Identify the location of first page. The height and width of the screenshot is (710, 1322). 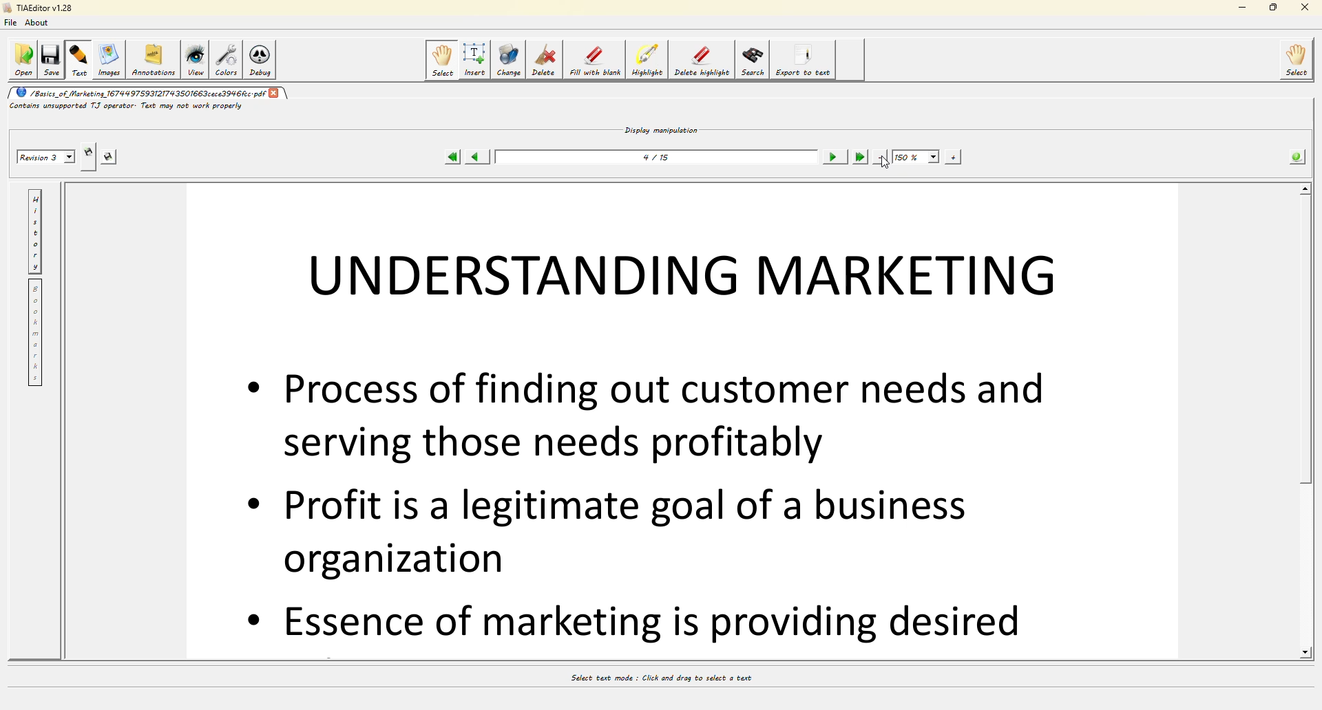
(451, 157).